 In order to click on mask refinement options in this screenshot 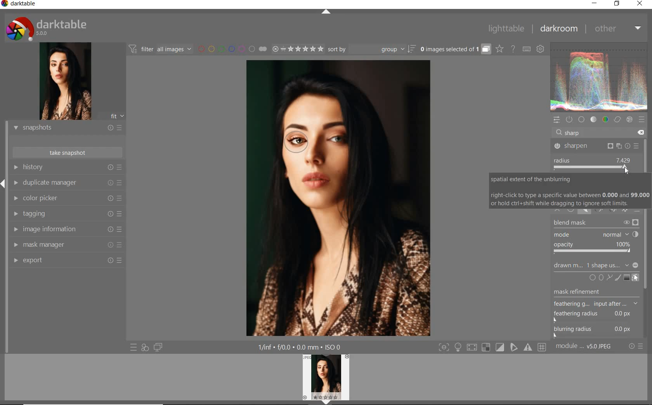, I will do `click(597, 305)`.